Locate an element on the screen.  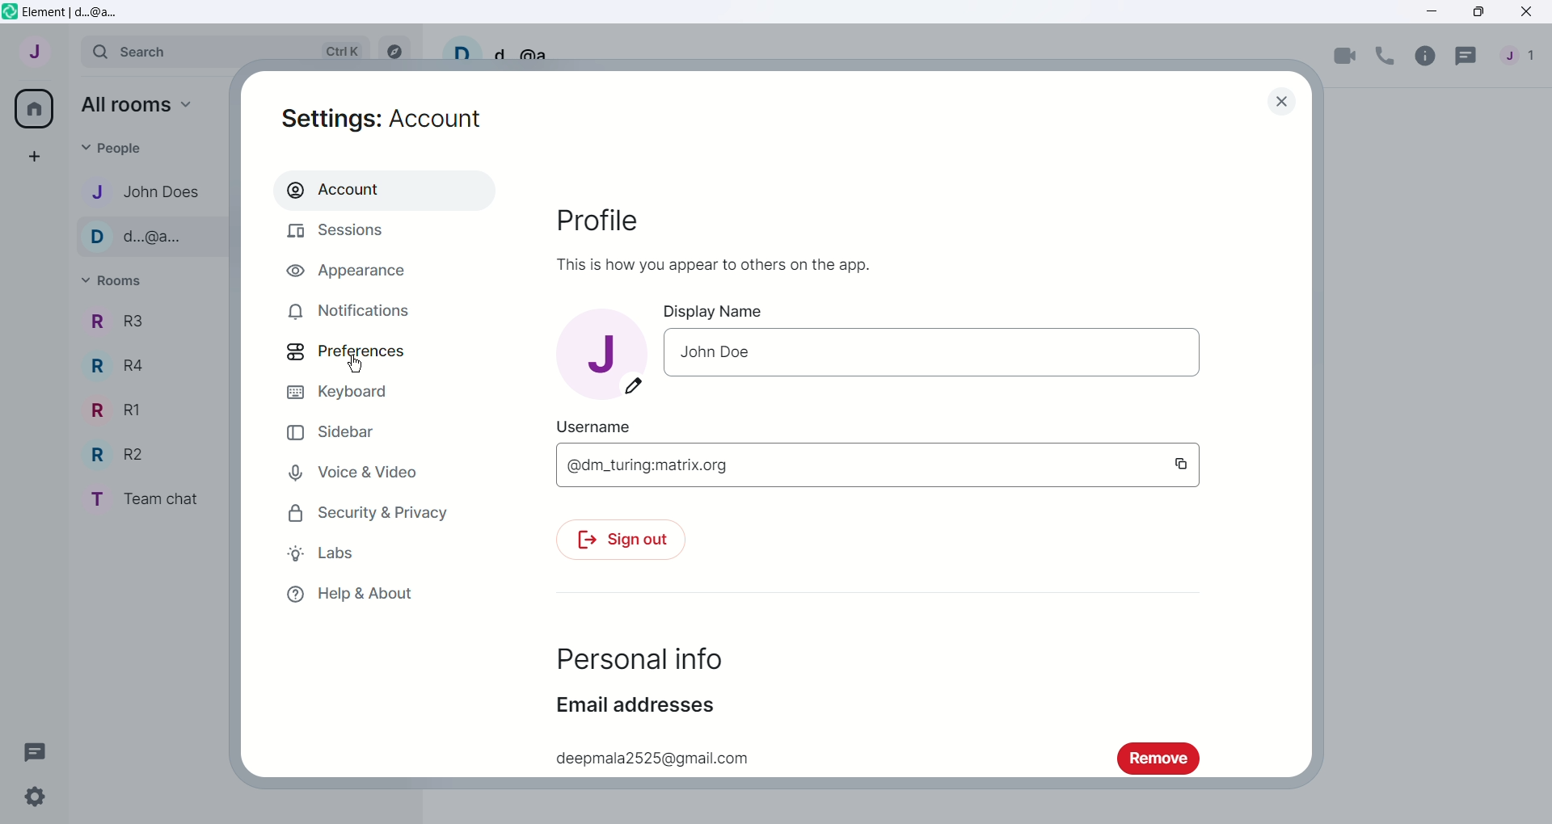
R2 - Room Name is located at coordinates (123, 453).